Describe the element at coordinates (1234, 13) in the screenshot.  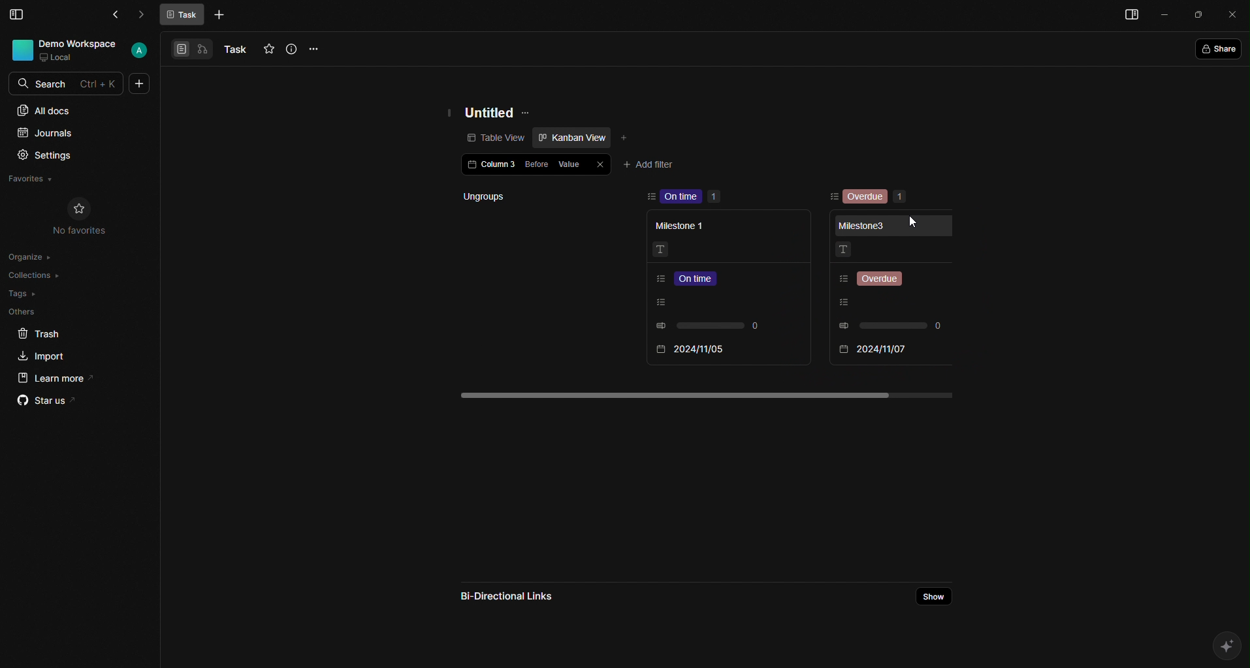
I see `Close` at that location.